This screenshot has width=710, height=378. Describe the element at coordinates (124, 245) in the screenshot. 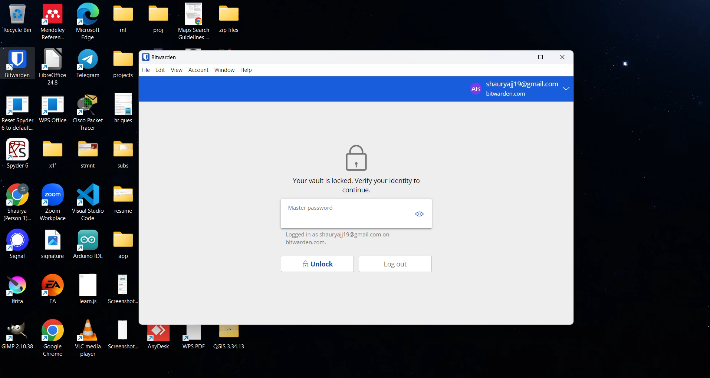

I see `app` at that location.